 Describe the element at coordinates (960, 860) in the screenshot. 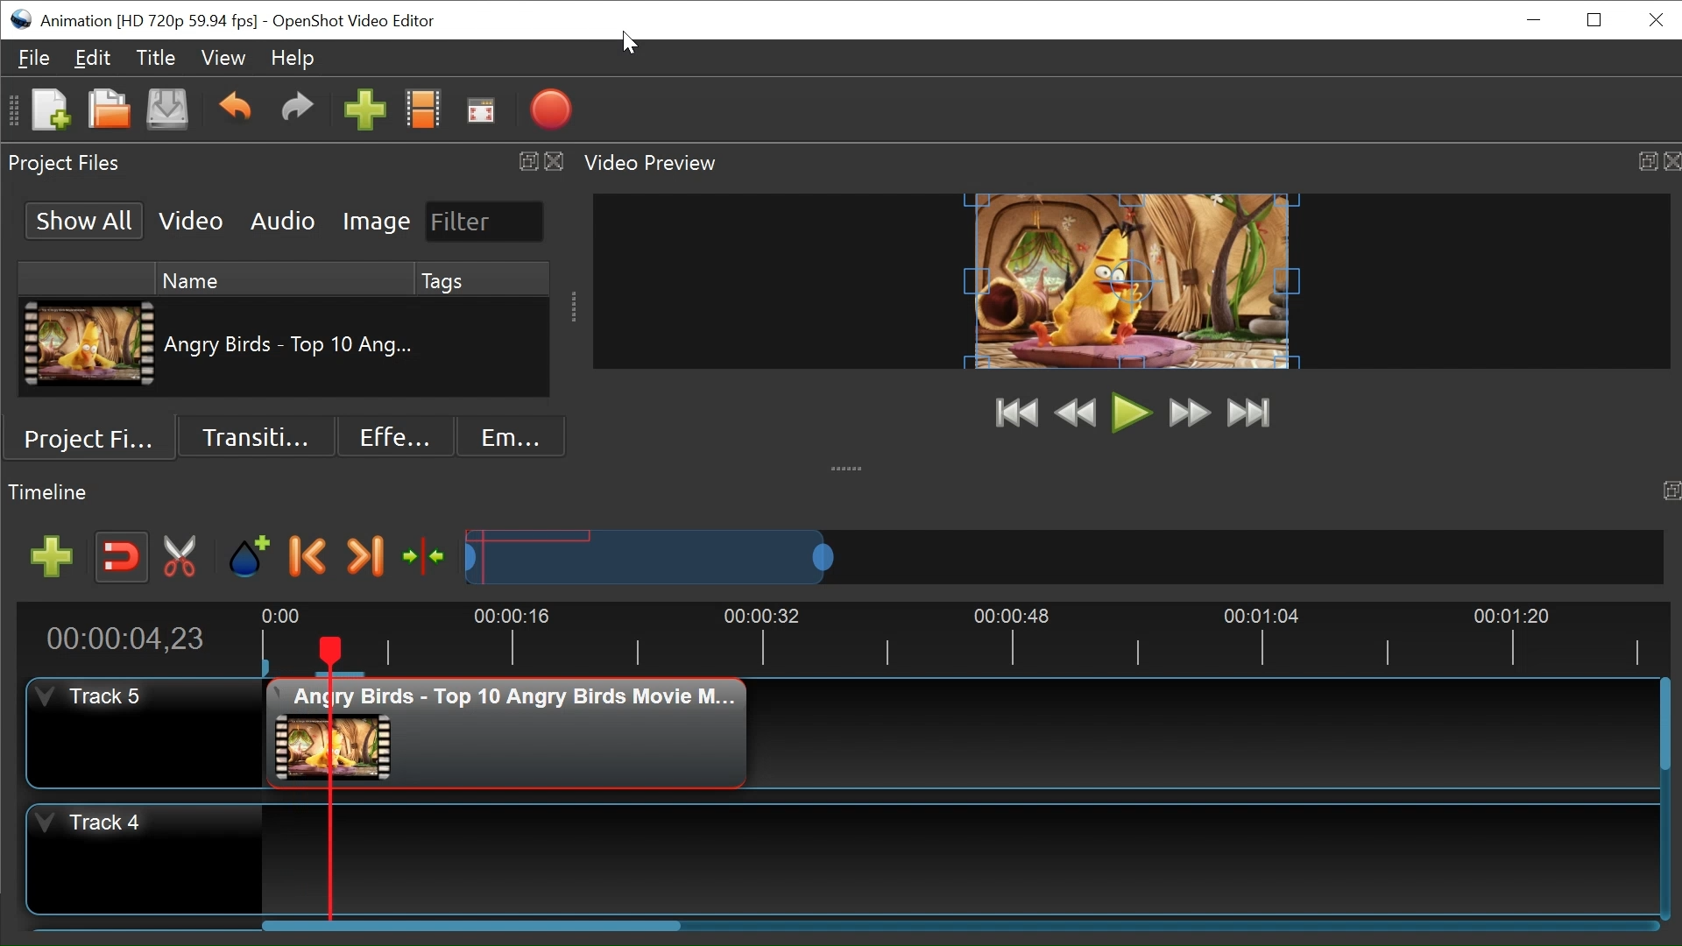

I see `Track Panel` at that location.